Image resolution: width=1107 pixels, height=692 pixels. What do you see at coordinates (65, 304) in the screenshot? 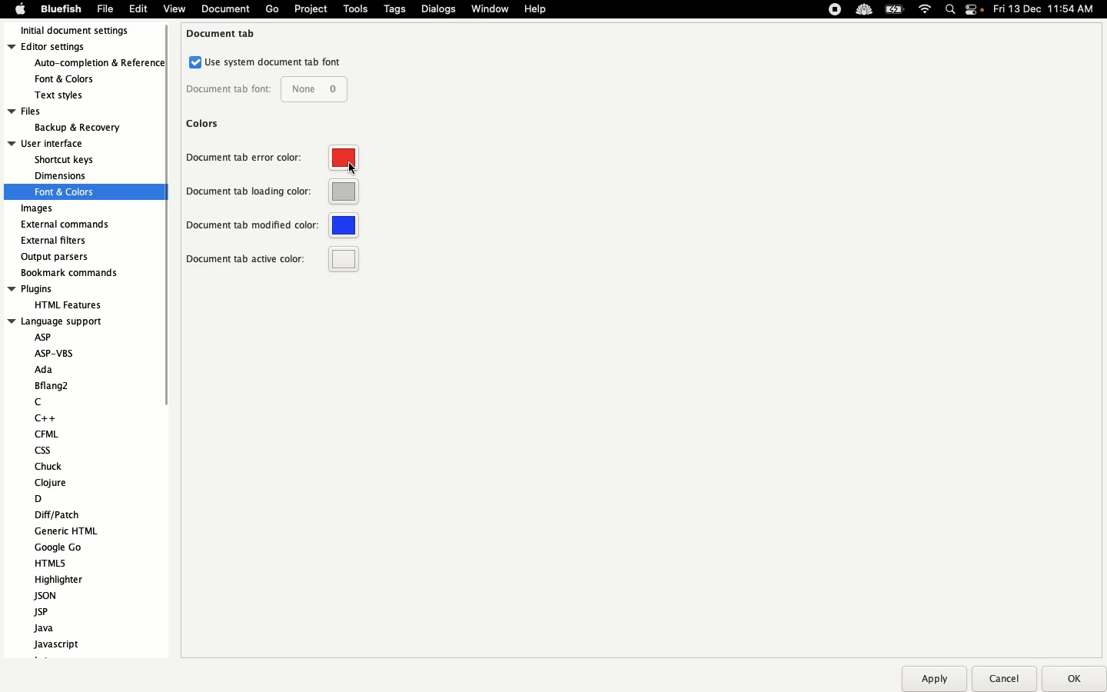
I see `HTML feature` at bounding box center [65, 304].